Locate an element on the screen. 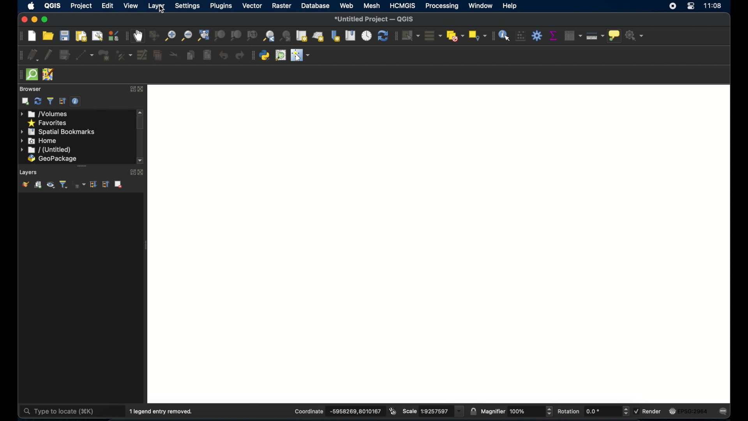 The width and height of the screenshot is (748, 421). database is located at coordinates (316, 6).